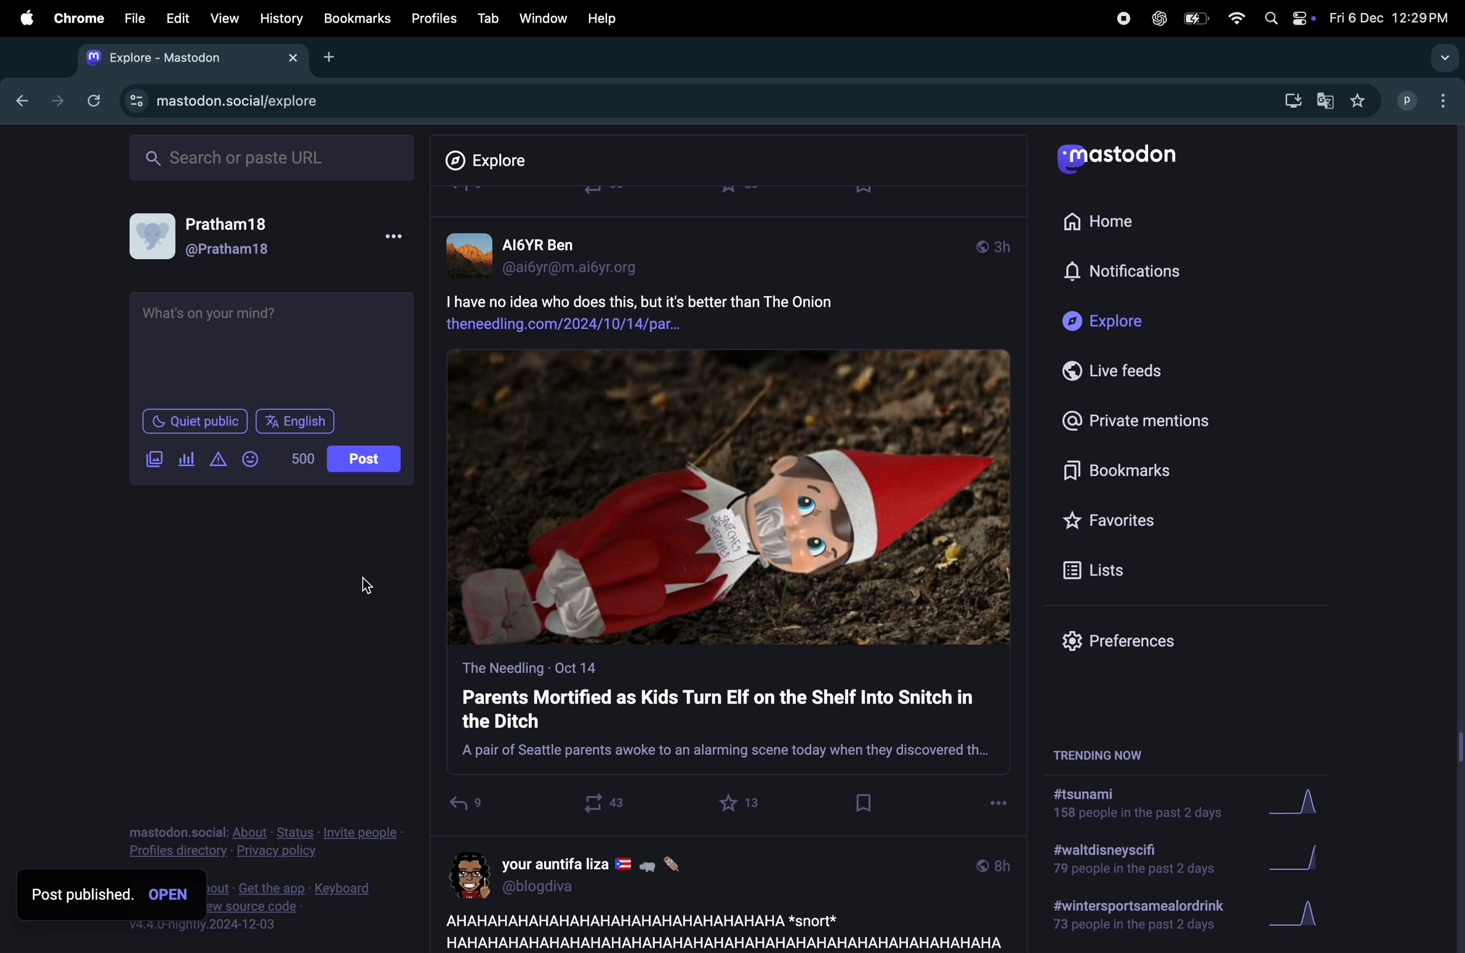 Image resolution: width=1465 pixels, height=953 pixels. Describe the element at coordinates (292, 903) in the screenshot. I see `view source code` at that location.